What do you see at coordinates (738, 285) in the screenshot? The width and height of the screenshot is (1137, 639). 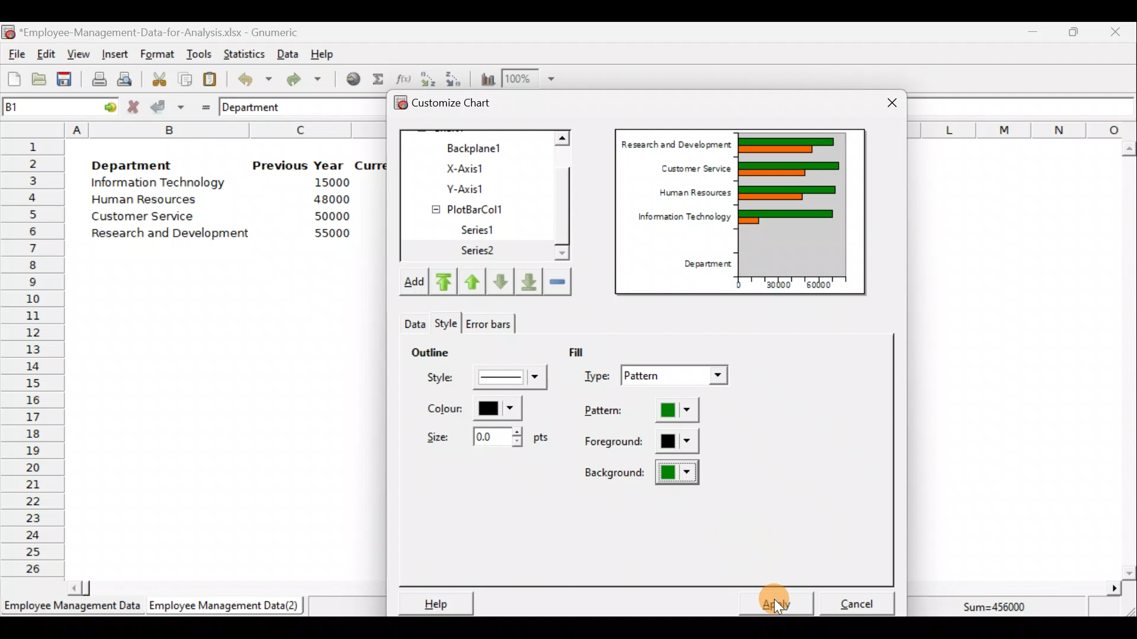 I see `0` at bounding box center [738, 285].